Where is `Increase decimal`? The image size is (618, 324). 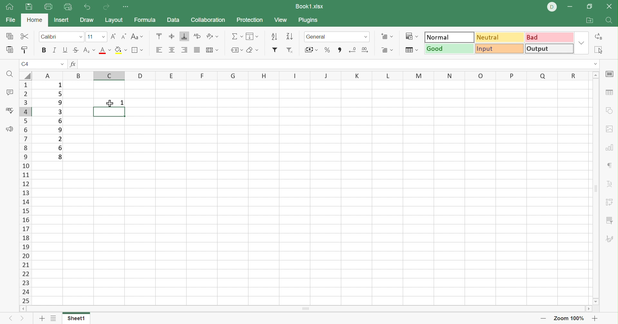
Increase decimal is located at coordinates (366, 49).